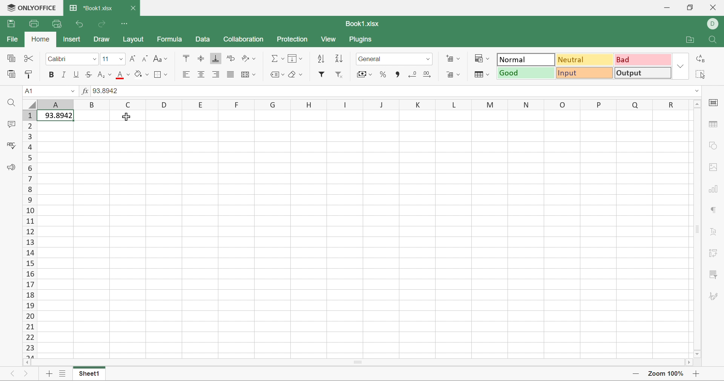 The image size is (724, 381). Describe the element at coordinates (689, 8) in the screenshot. I see `Restore Down` at that location.